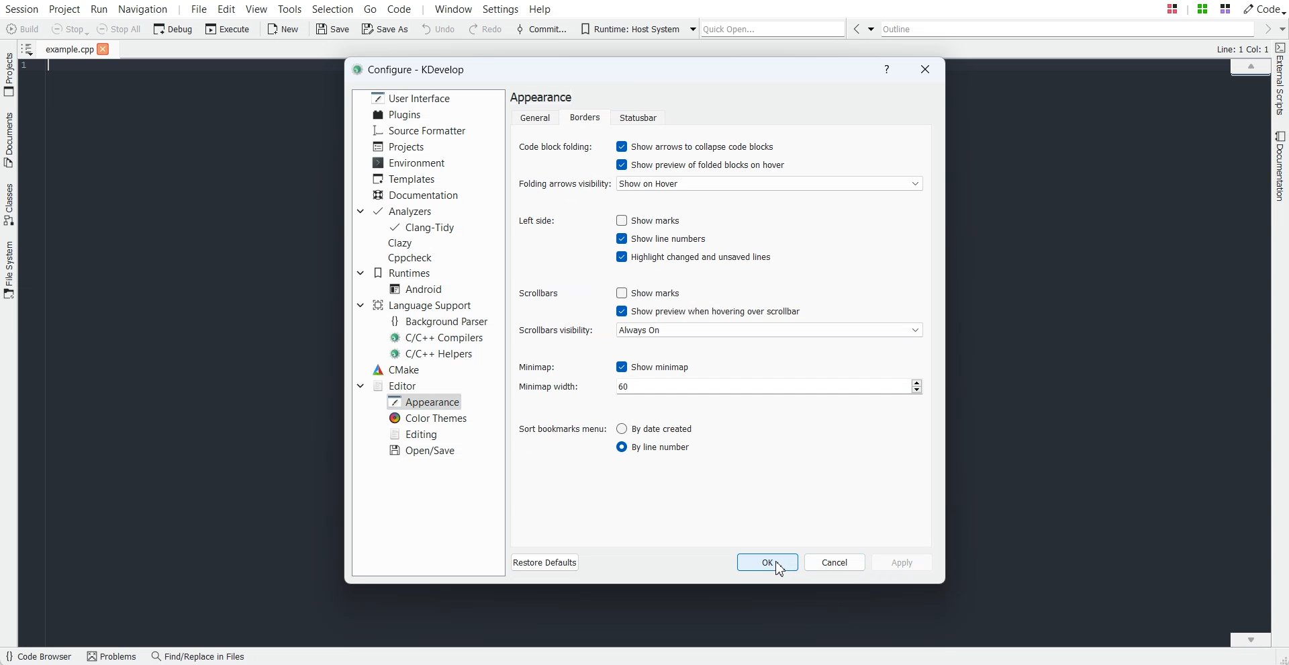 Image resolution: width=1289 pixels, height=665 pixels. What do you see at coordinates (9, 74) in the screenshot?
I see `Projects` at bounding box center [9, 74].